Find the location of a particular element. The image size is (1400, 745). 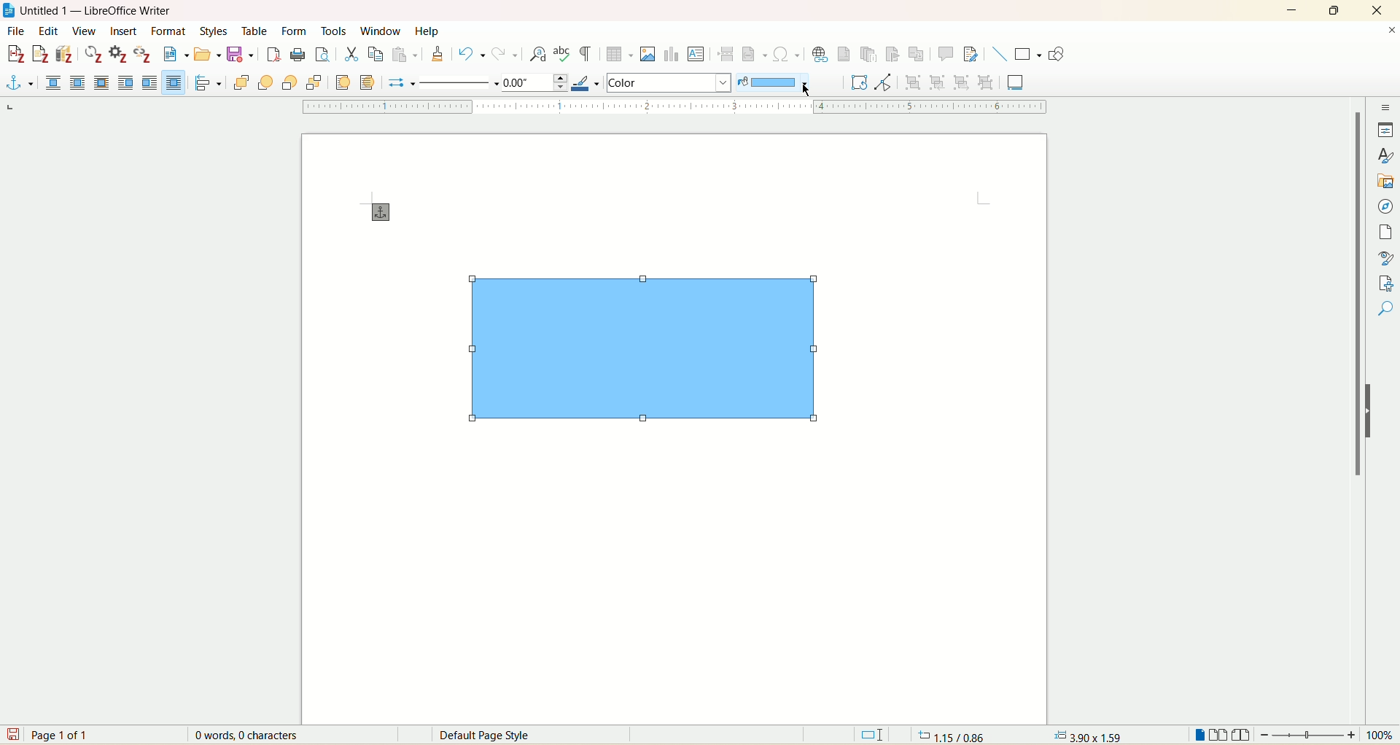

maximize is located at coordinates (1337, 10).